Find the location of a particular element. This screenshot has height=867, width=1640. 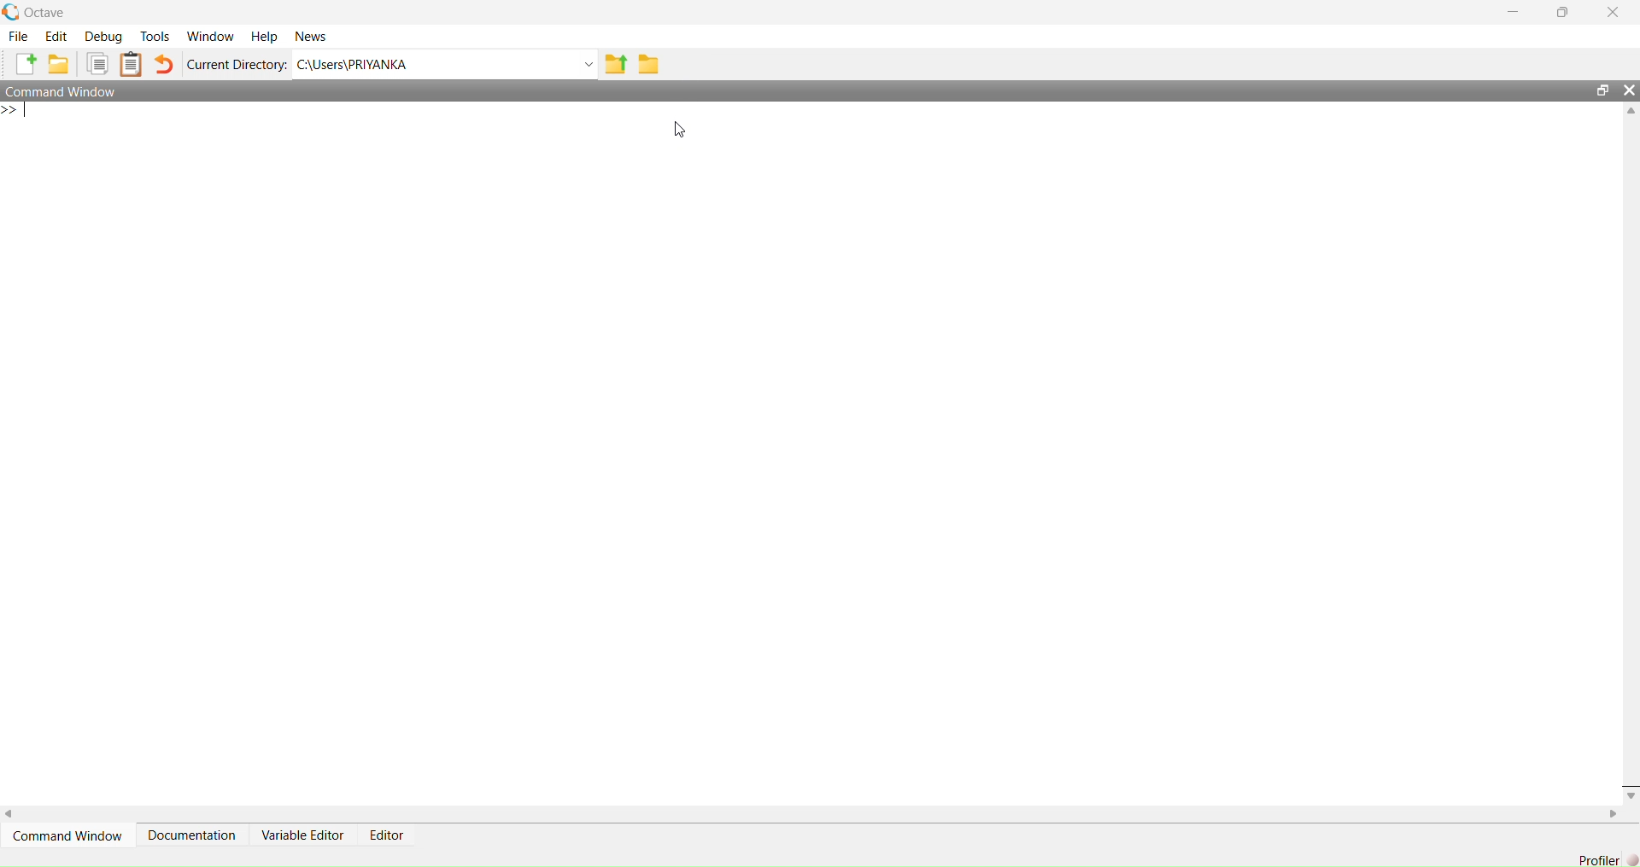

Close is located at coordinates (1614, 13).